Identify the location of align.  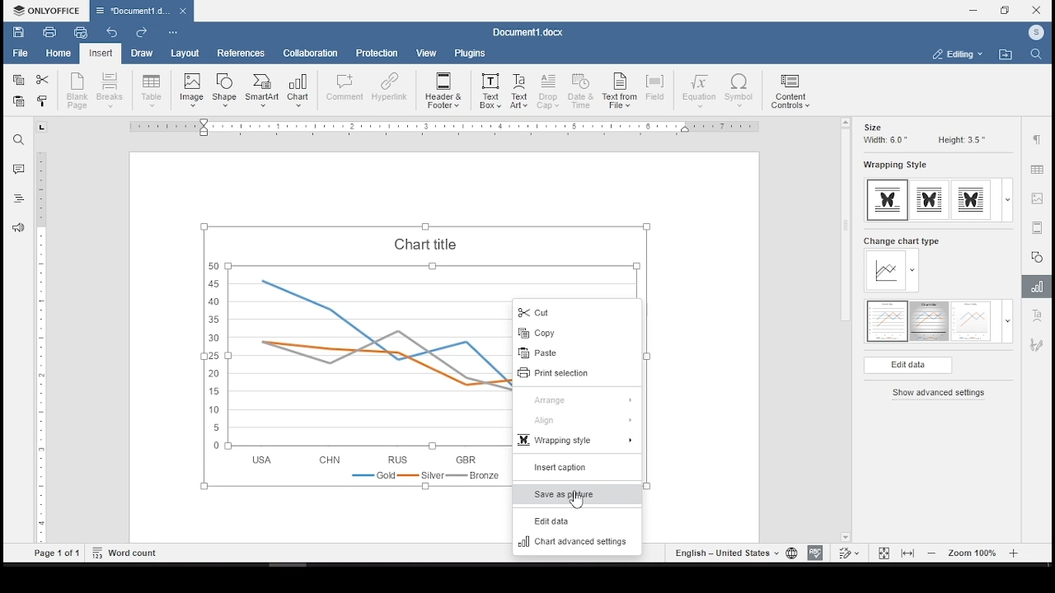
(577, 421).